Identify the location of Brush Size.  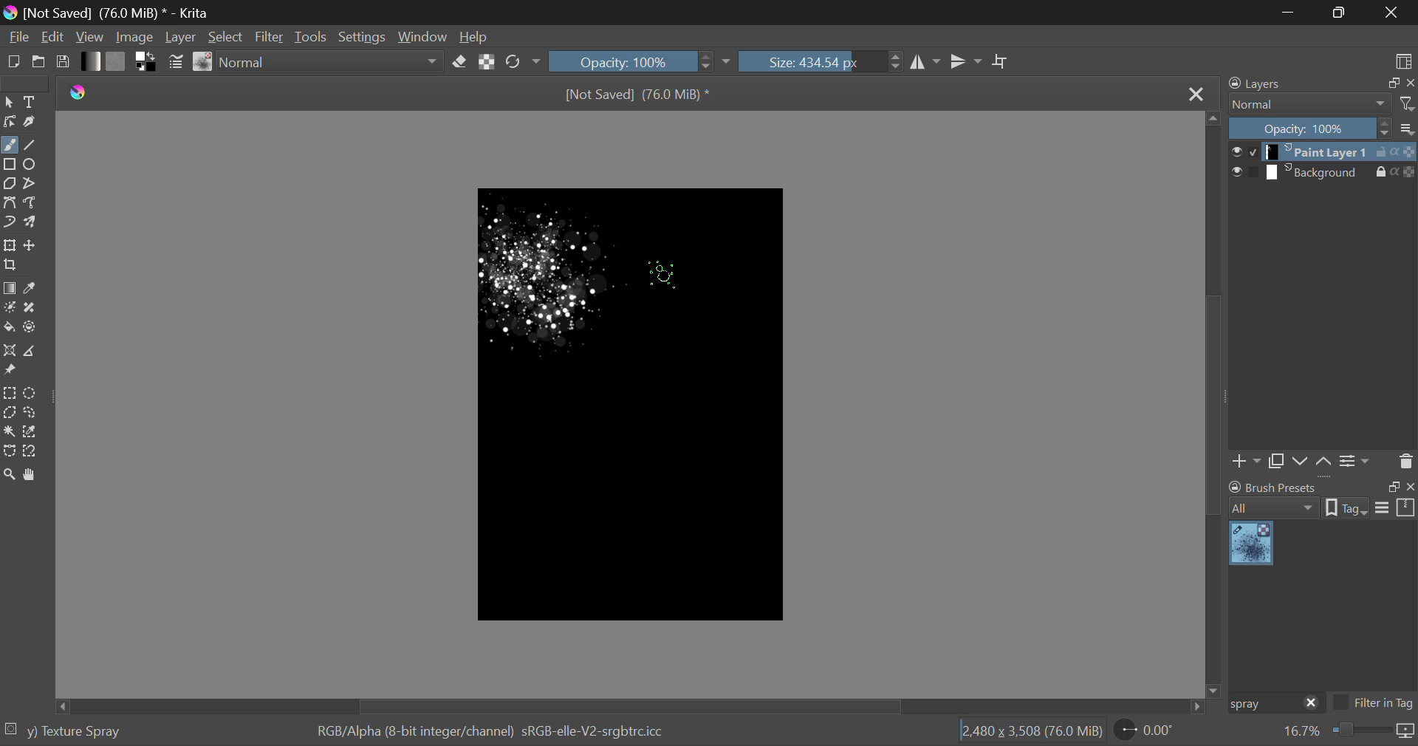
(821, 61).